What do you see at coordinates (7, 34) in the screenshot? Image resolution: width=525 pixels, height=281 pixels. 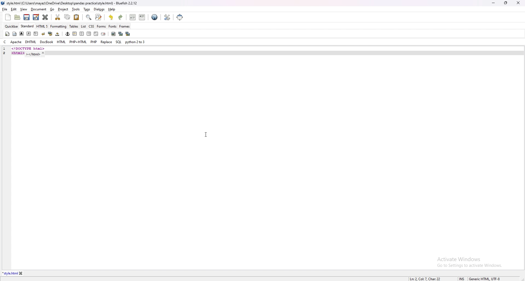 I see `quickstart` at bounding box center [7, 34].